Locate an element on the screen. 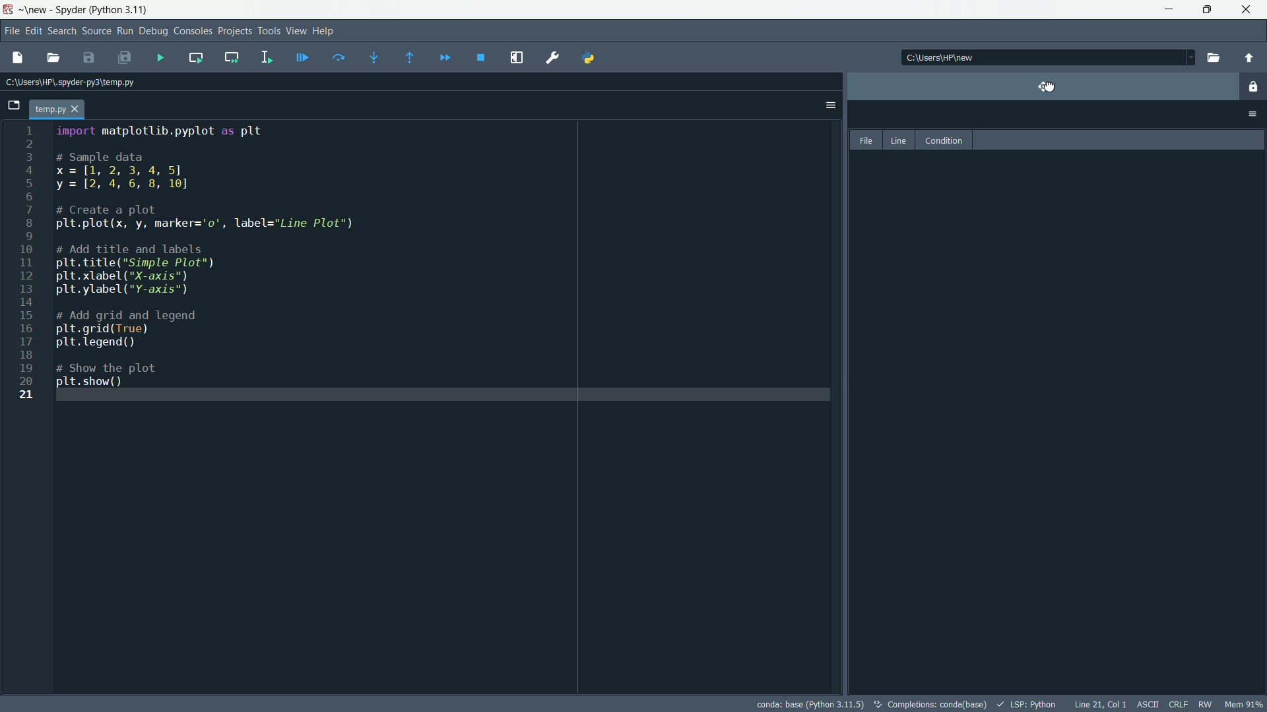 This screenshot has width=1267, height=712. 1 2 3 4 5 6 7 8 9 10 11 12 13 14 15 16 17 18 19 20 21 is located at coordinates (31, 272).